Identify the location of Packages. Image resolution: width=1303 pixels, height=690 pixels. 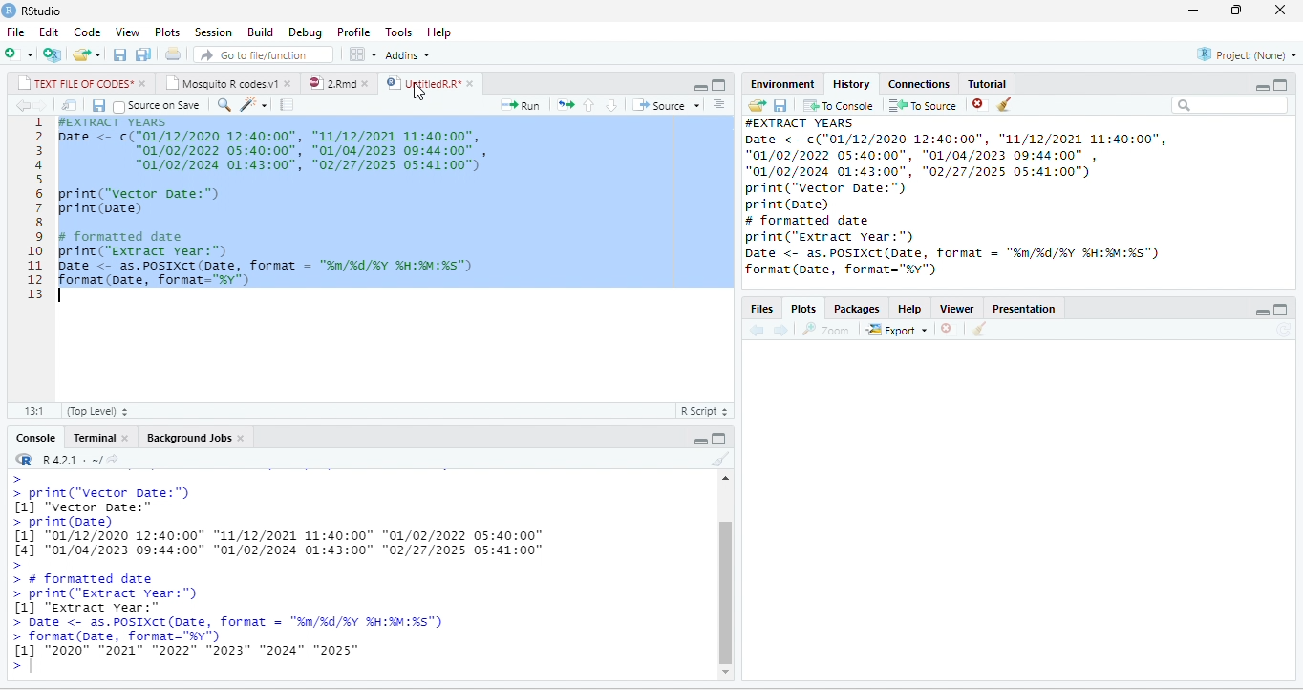
(858, 309).